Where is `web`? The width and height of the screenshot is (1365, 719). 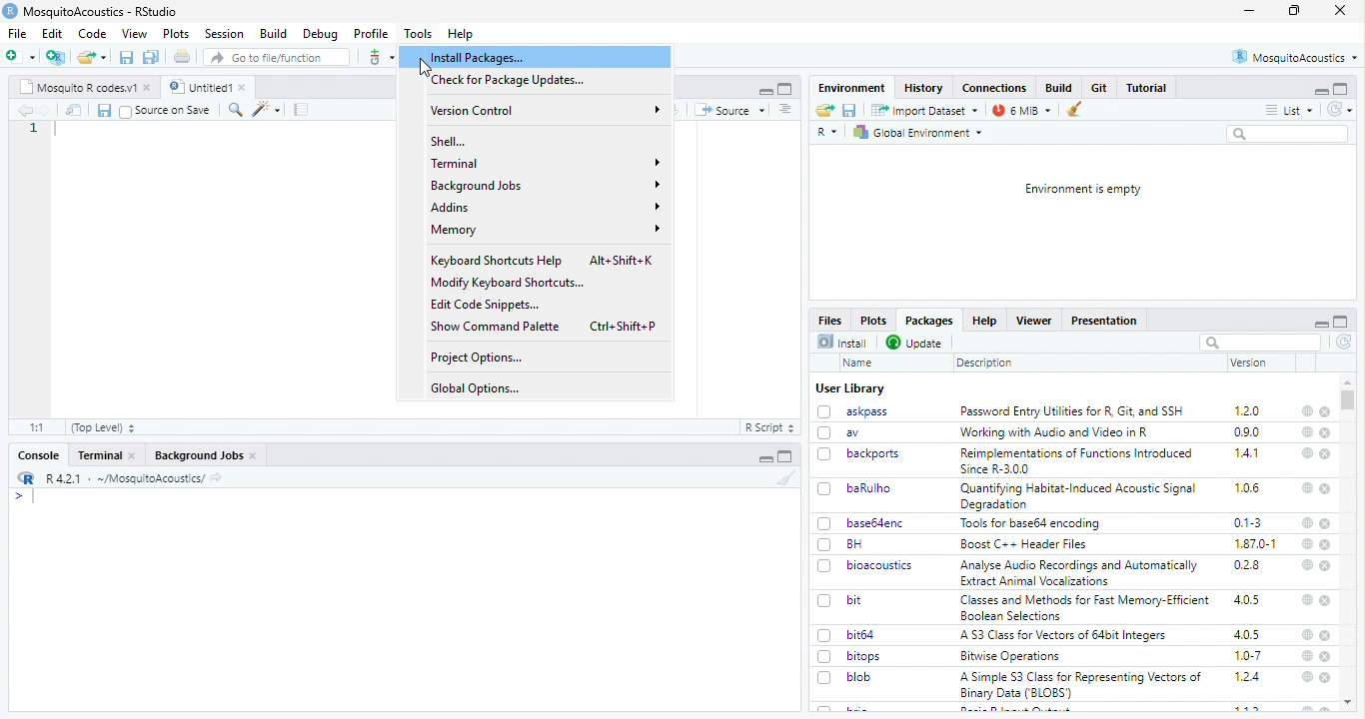
web is located at coordinates (1309, 488).